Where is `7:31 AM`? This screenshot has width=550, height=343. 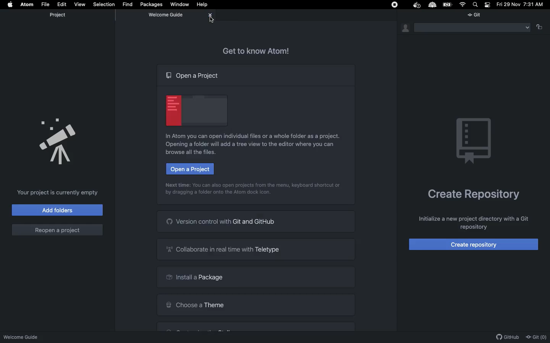 7:31 AM is located at coordinates (535, 5).